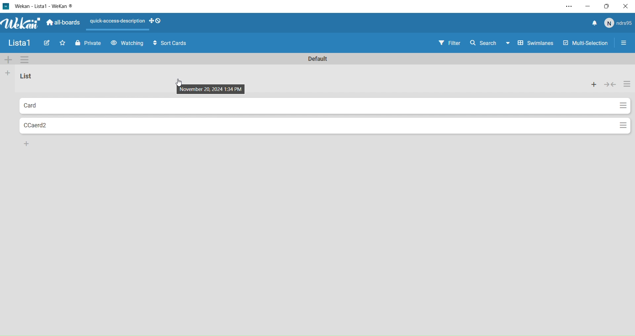 This screenshot has width=635, height=336. Describe the element at coordinates (610, 6) in the screenshot. I see `Box` at that location.